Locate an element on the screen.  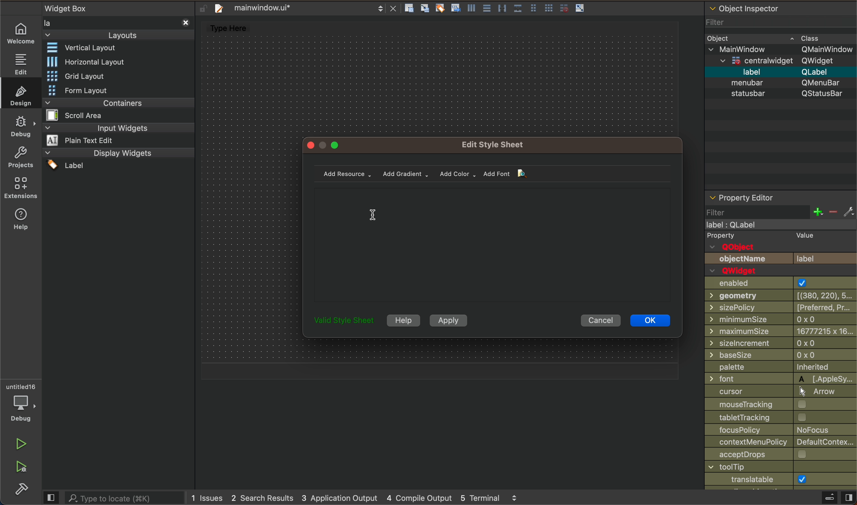
cursor is located at coordinates (772, 392).